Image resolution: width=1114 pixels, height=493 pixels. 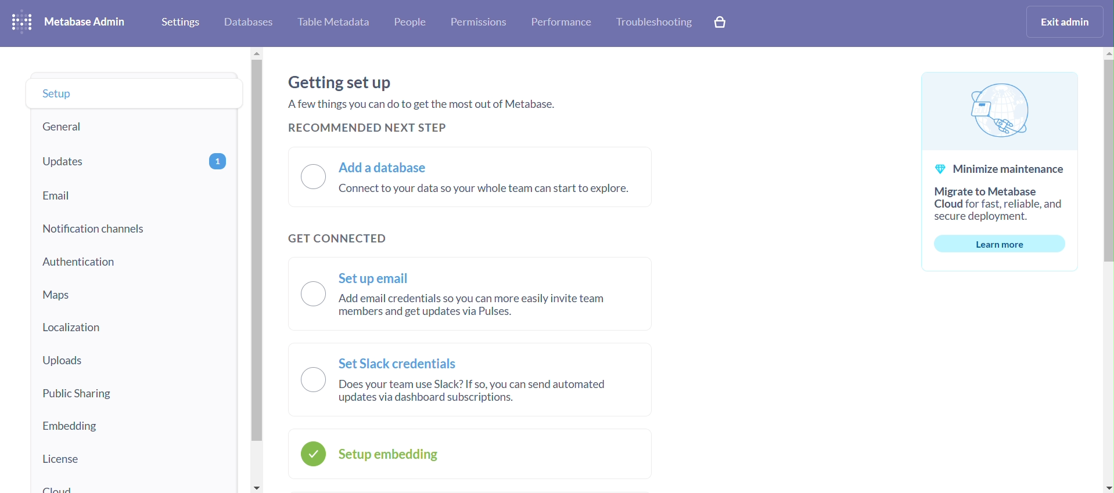 I want to click on public sharing, so click(x=134, y=391).